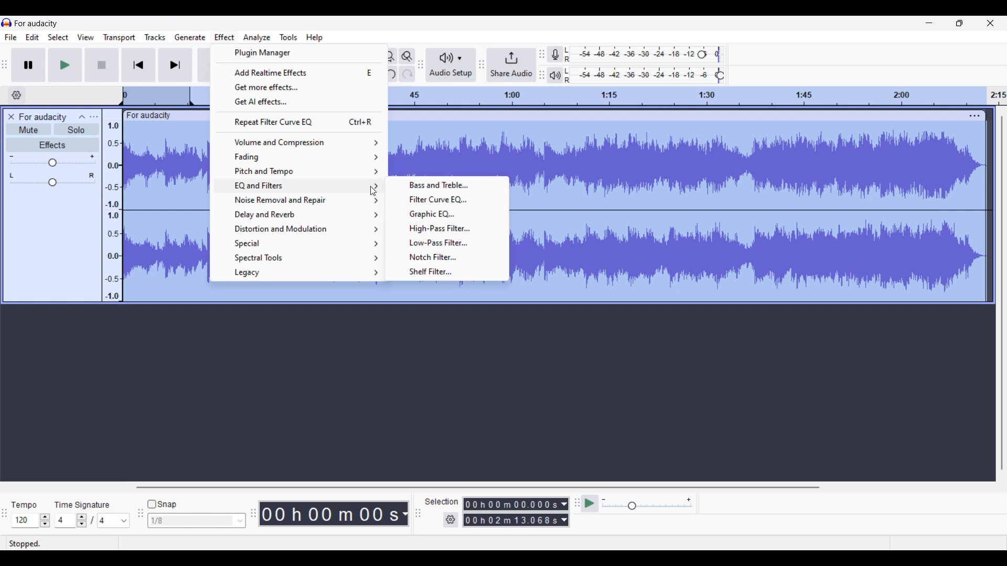 This screenshot has height=566, width=1007. I want to click on Audio setup, so click(451, 65).